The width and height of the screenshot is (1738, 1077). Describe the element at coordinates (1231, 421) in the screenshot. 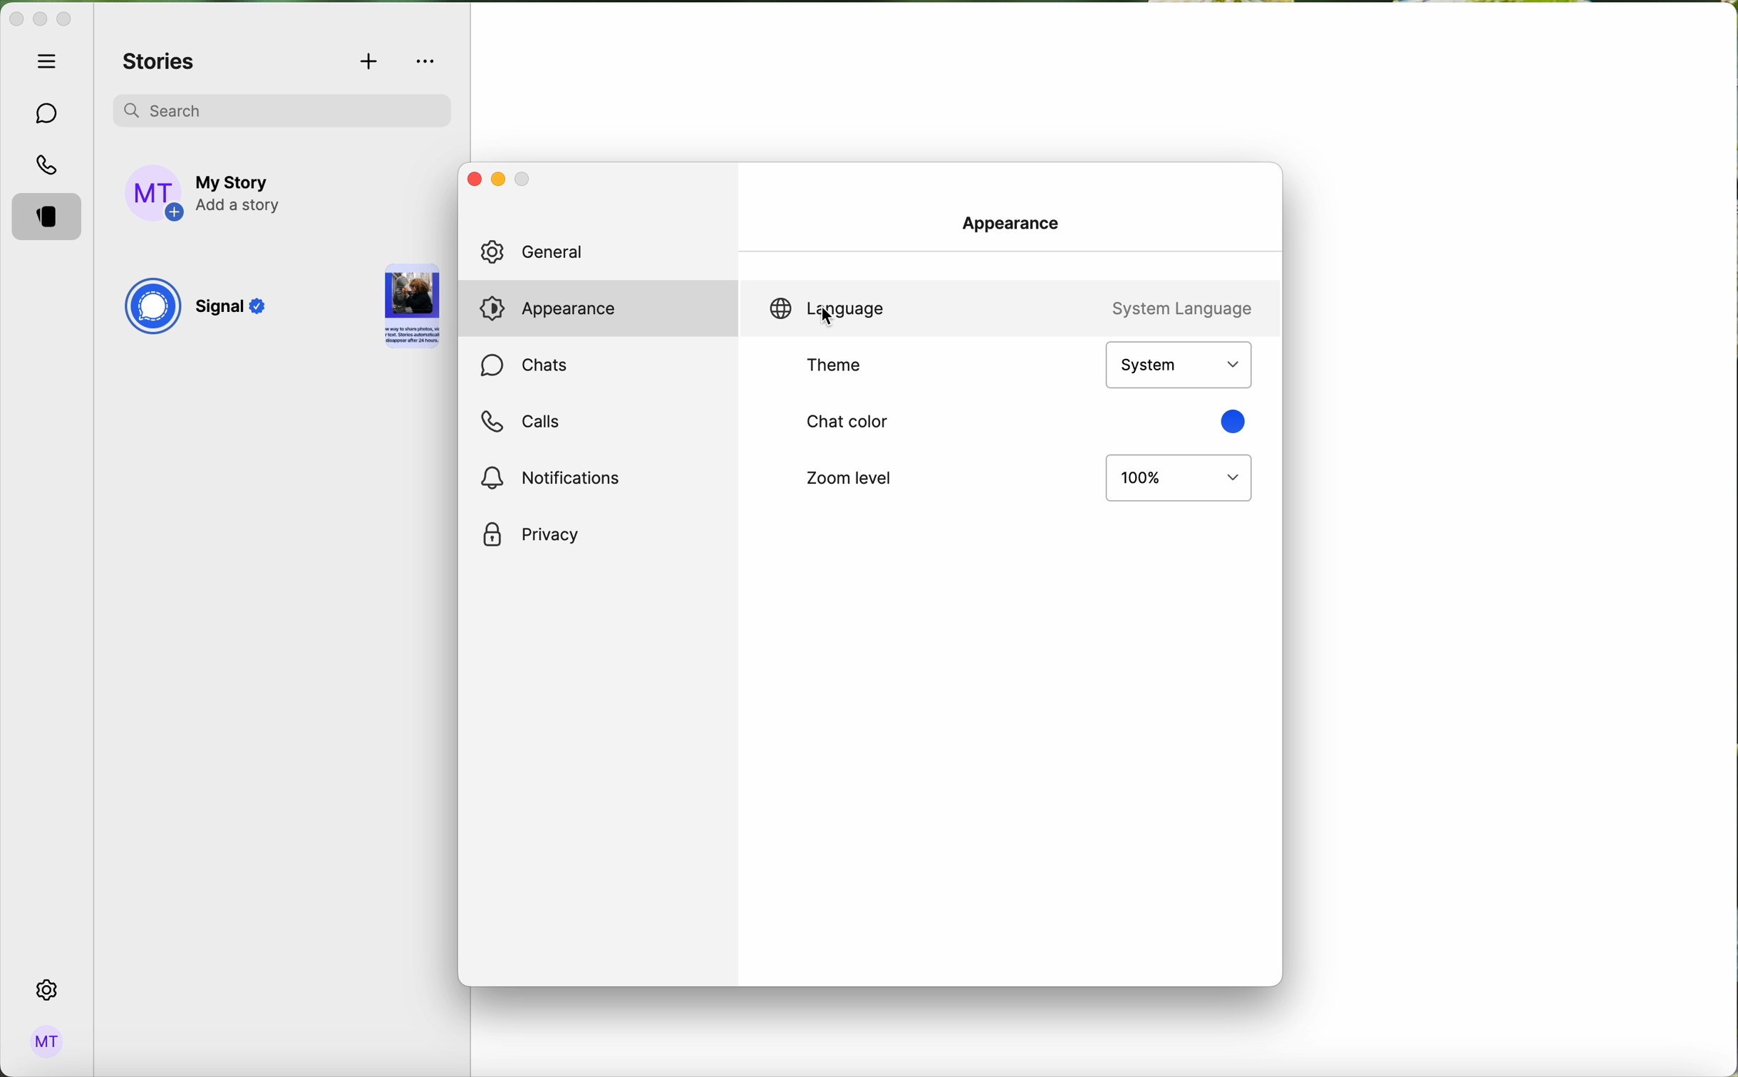

I see `blue` at that location.